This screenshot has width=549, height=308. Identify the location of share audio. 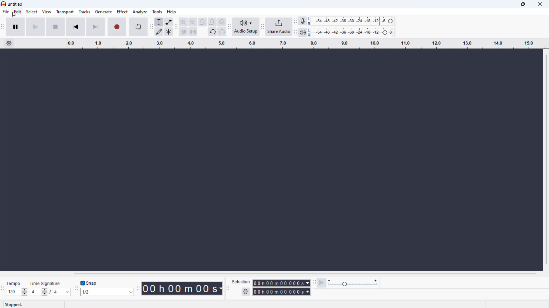
(279, 27).